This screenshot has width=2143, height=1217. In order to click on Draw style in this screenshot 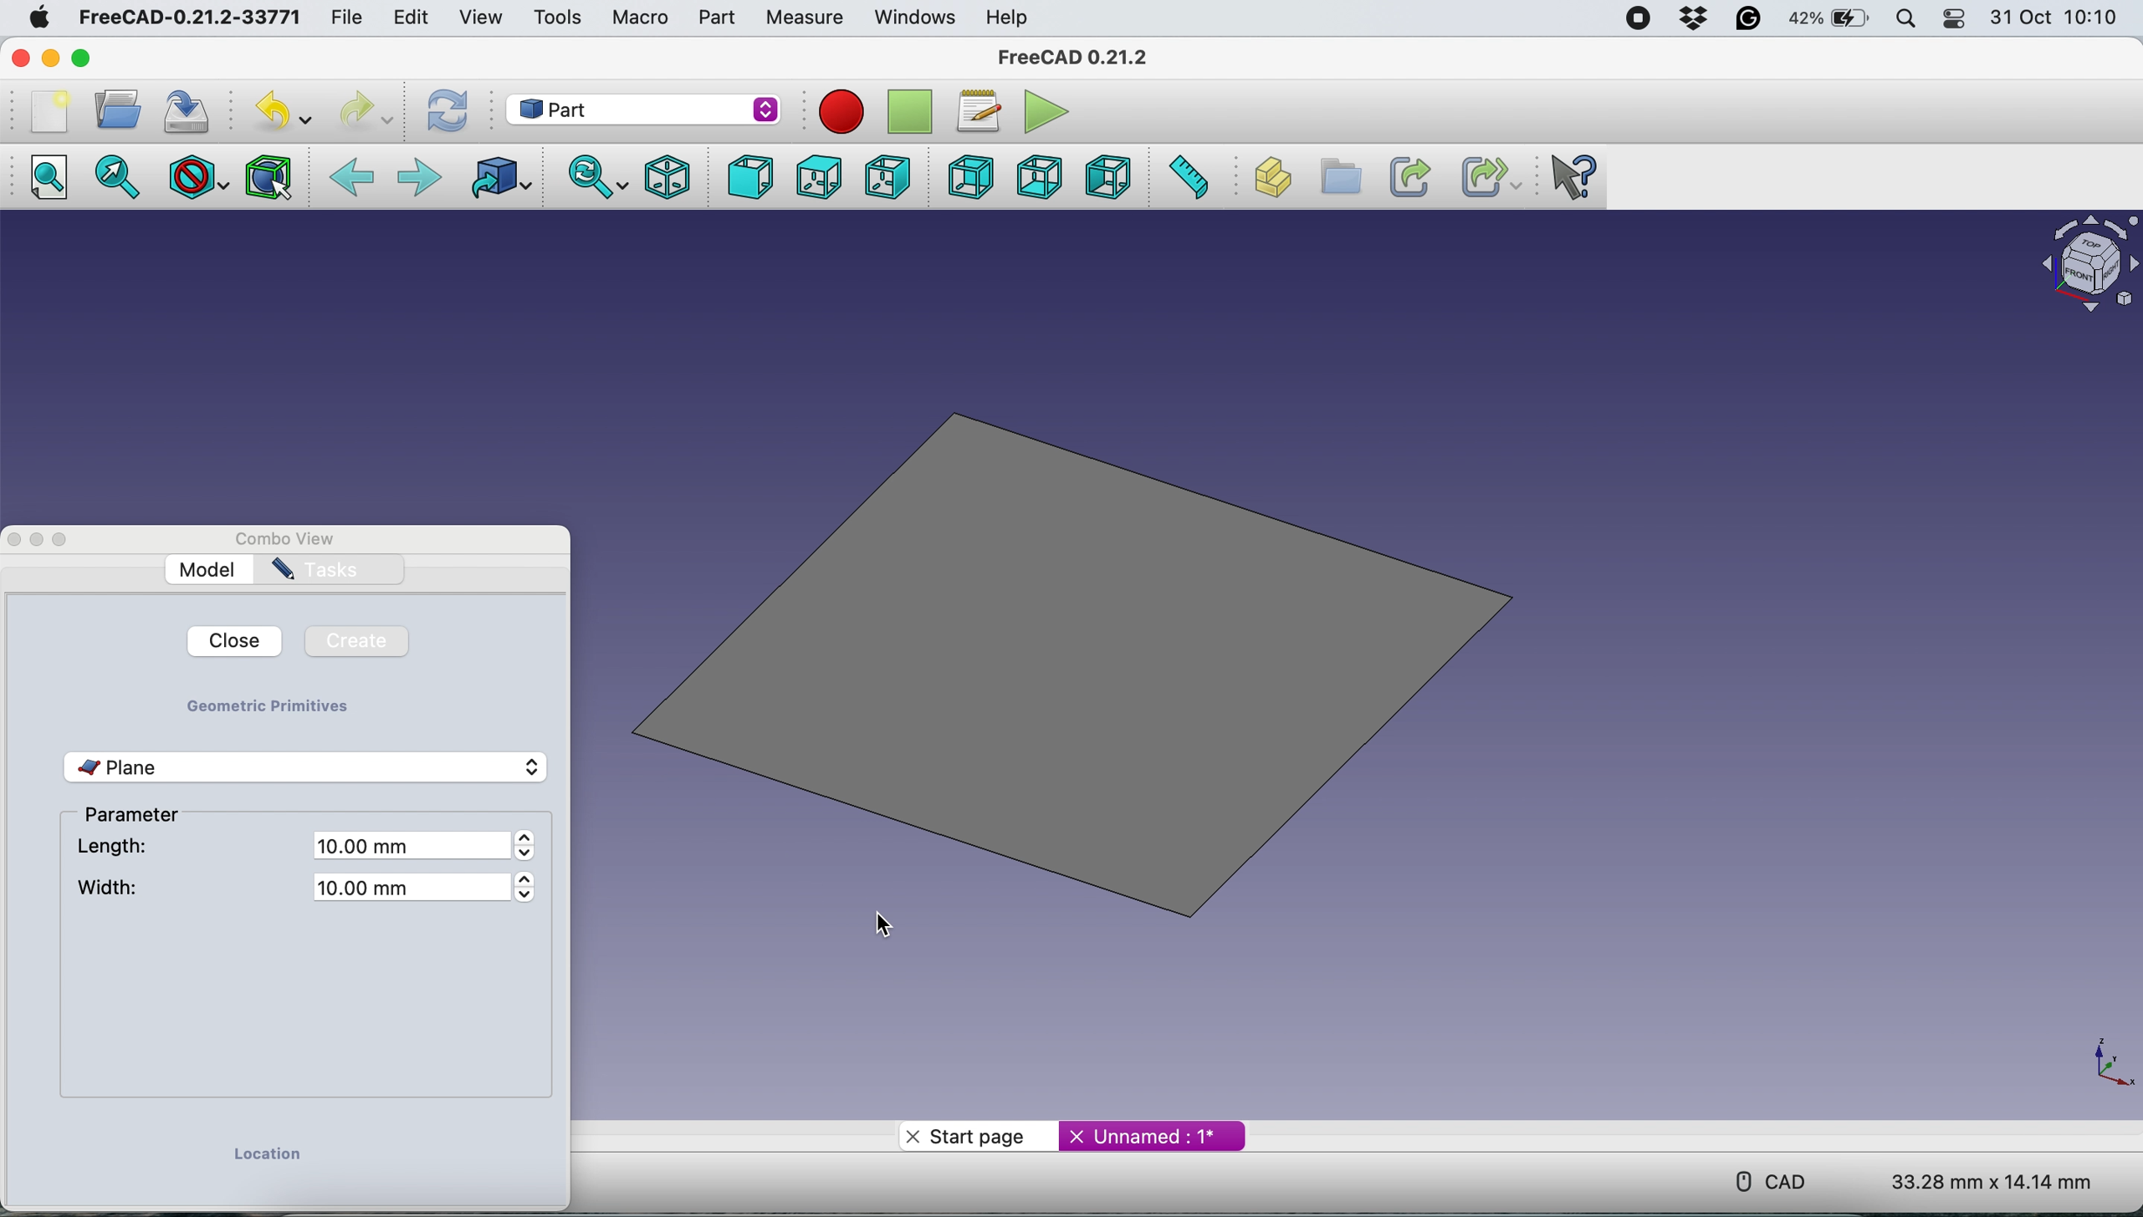, I will do `click(195, 177)`.